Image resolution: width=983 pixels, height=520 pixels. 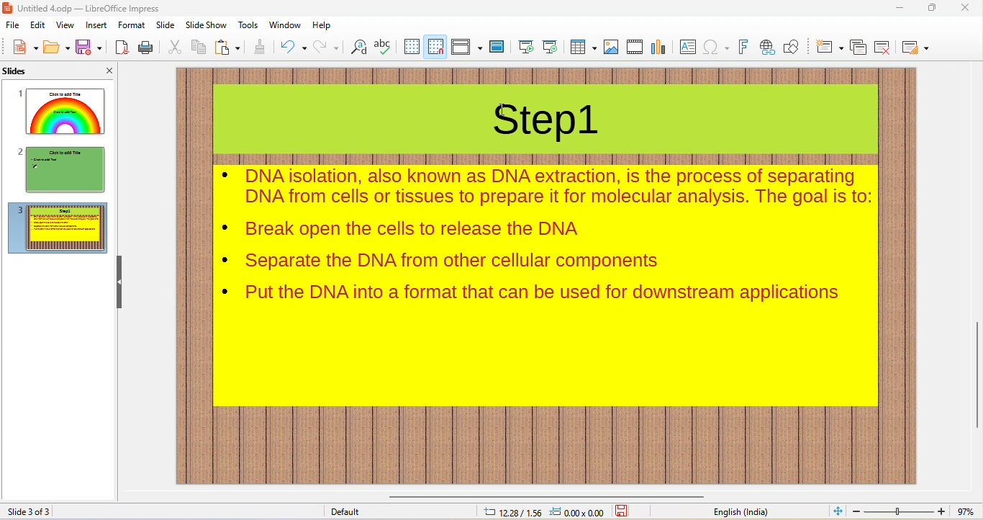 What do you see at coordinates (207, 25) in the screenshot?
I see `slideshow` at bounding box center [207, 25].